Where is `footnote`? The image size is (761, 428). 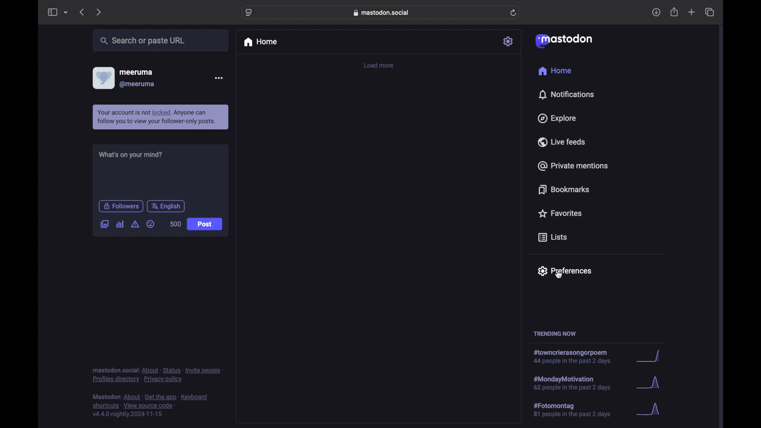
footnote is located at coordinates (158, 375).